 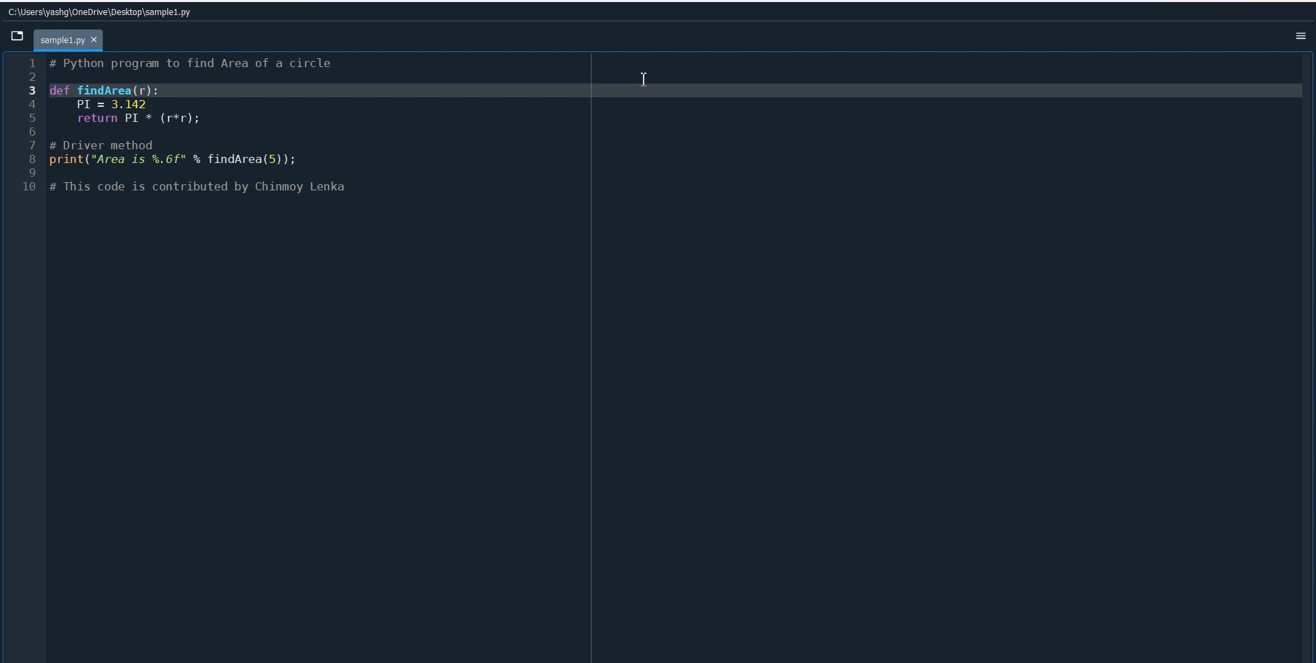 I want to click on File Path address, so click(x=97, y=12).